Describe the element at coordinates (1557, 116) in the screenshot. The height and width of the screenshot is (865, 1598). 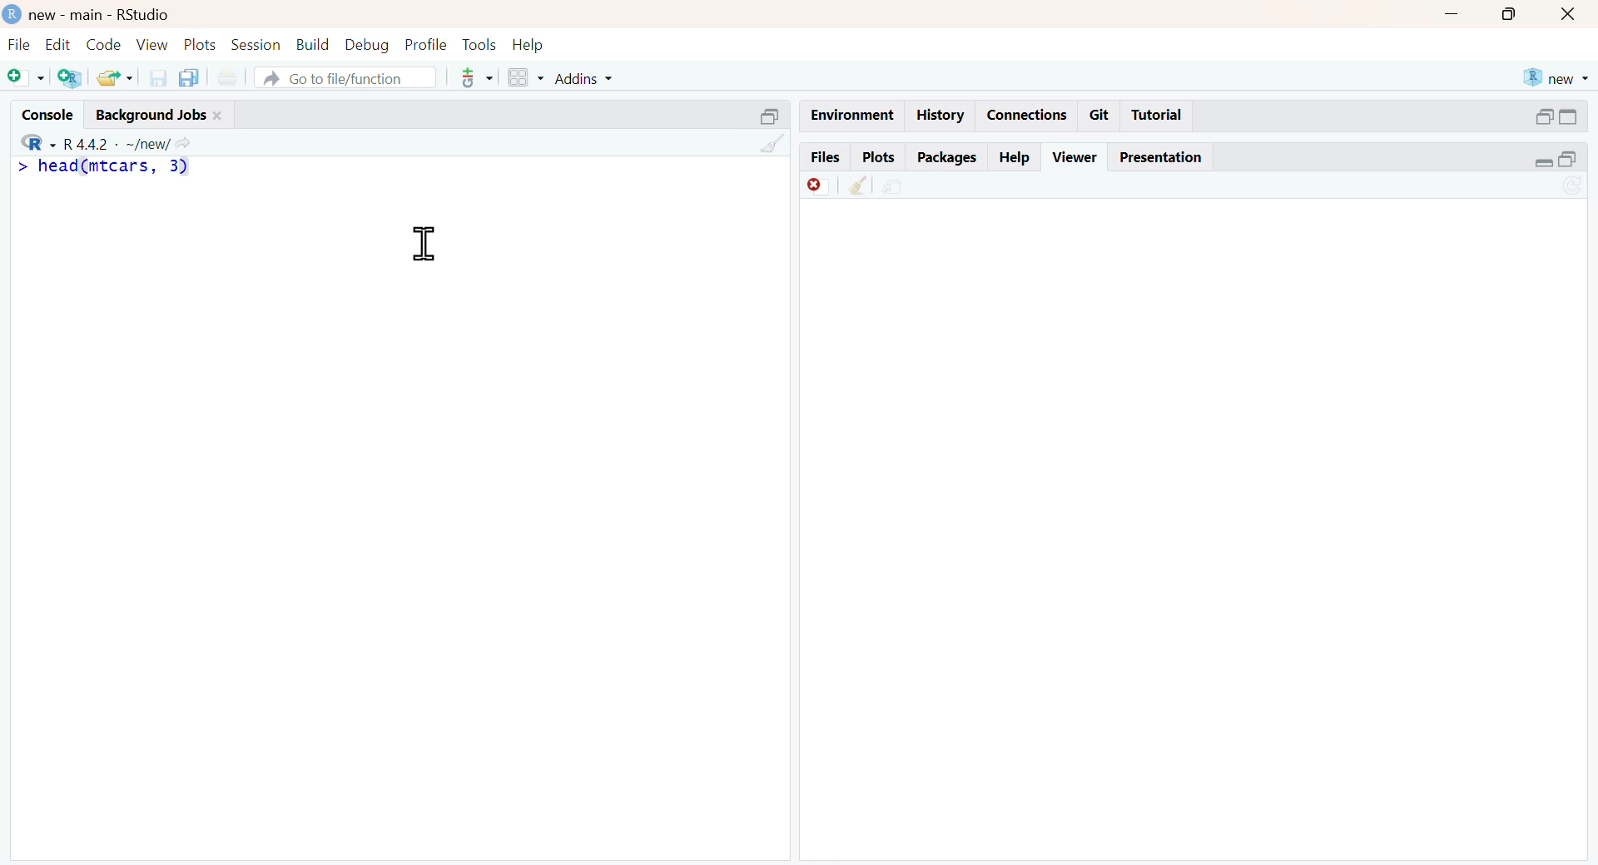
I see `minimize/maximize` at that location.